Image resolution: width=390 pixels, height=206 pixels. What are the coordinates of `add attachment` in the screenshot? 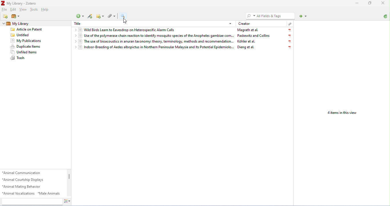 It's located at (112, 16).